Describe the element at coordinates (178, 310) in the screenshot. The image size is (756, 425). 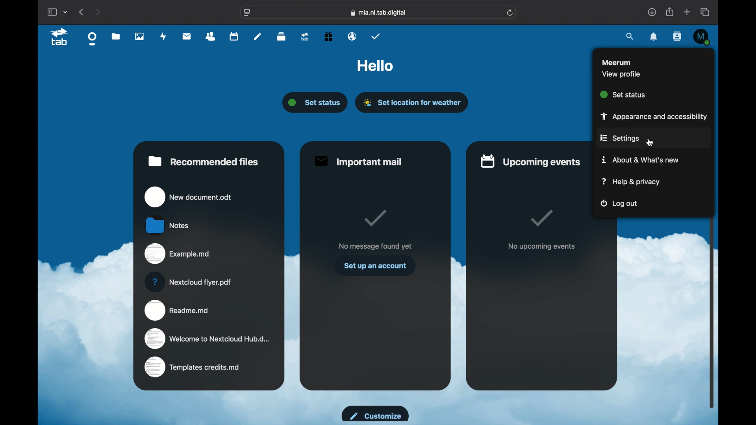
I see `readme.md` at that location.